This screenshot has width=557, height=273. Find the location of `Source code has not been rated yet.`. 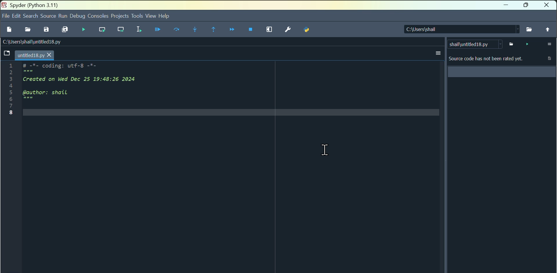

Source code has not been rated yet. is located at coordinates (501, 65).